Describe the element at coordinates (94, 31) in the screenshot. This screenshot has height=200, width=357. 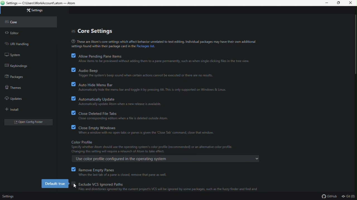
I see `core settings` at that location.